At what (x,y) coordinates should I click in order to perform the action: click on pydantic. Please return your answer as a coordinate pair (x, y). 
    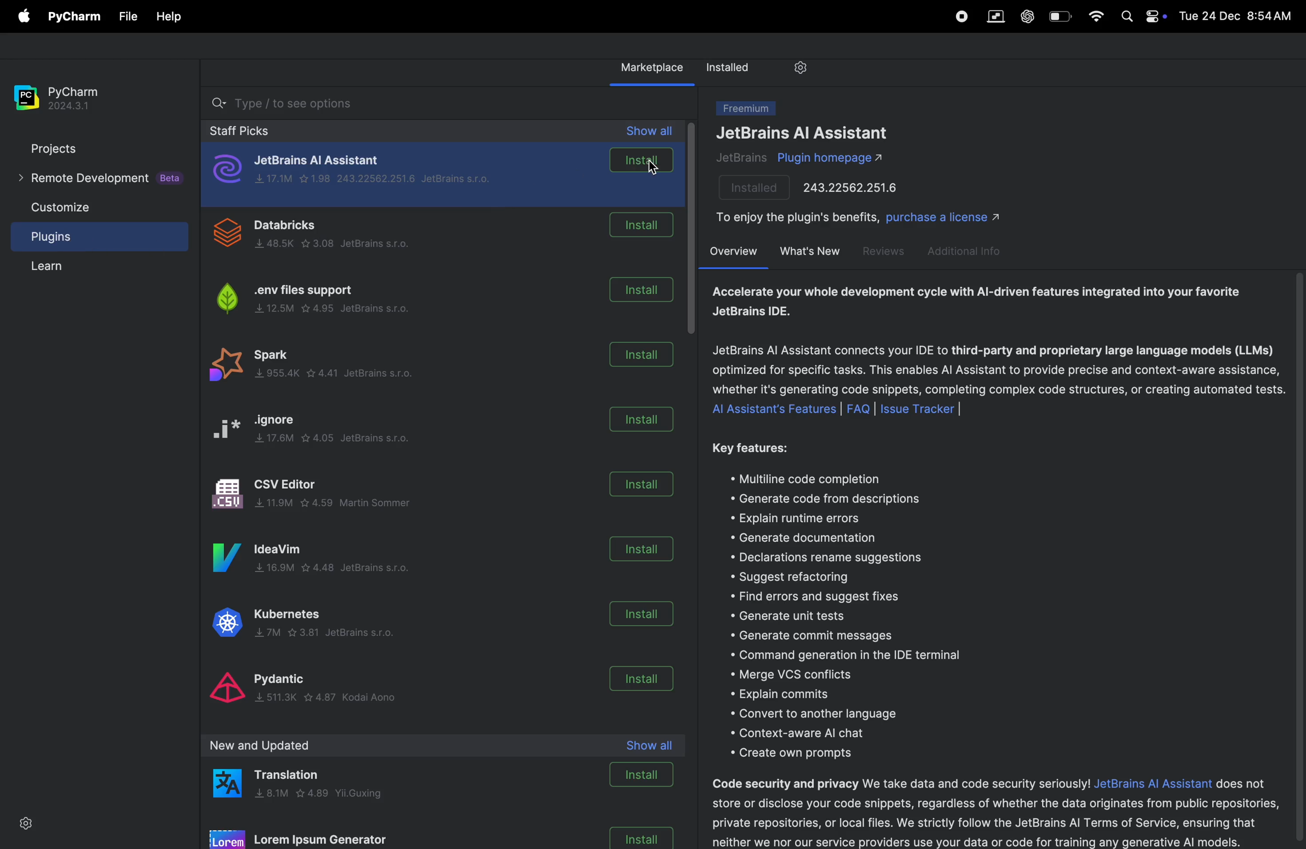
    Looking at the image, I should click on (314, 692).